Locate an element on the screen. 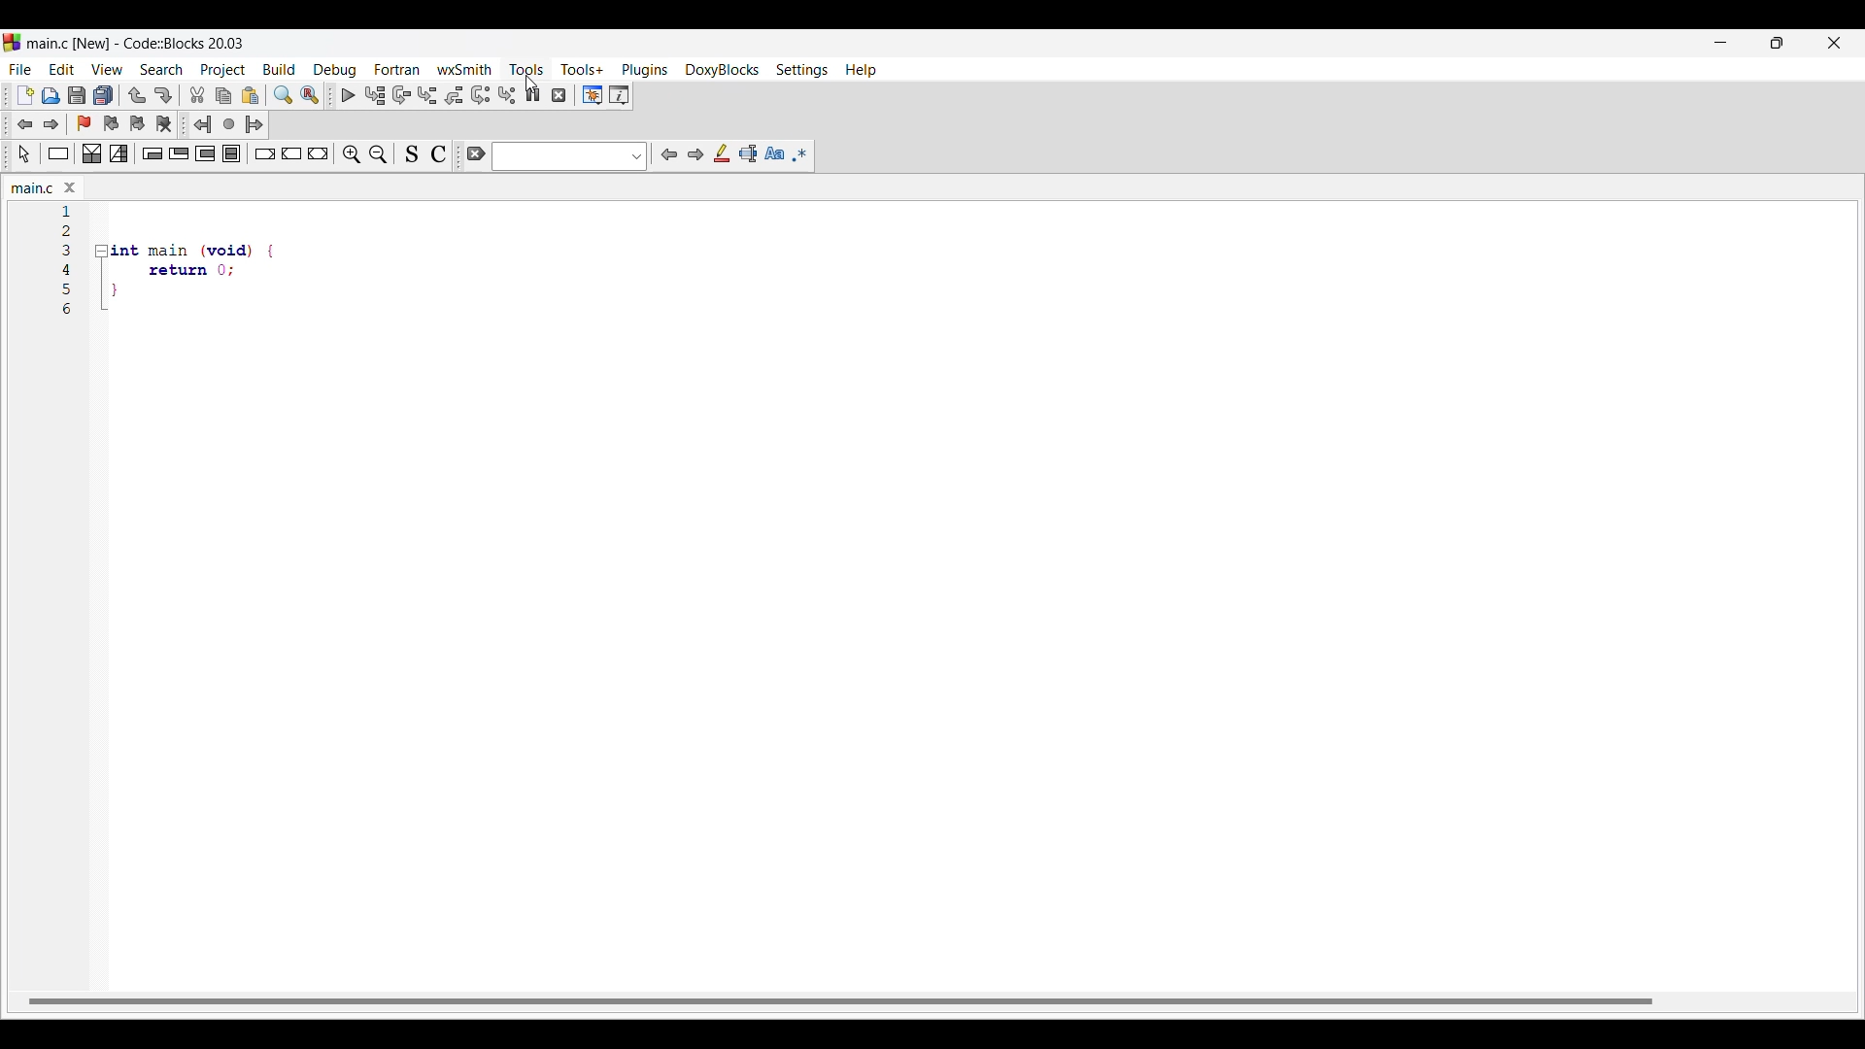 Image resolution: width=1865 pixels, height=1049 pixels. Return instruction is located at coordinates (318, 153).